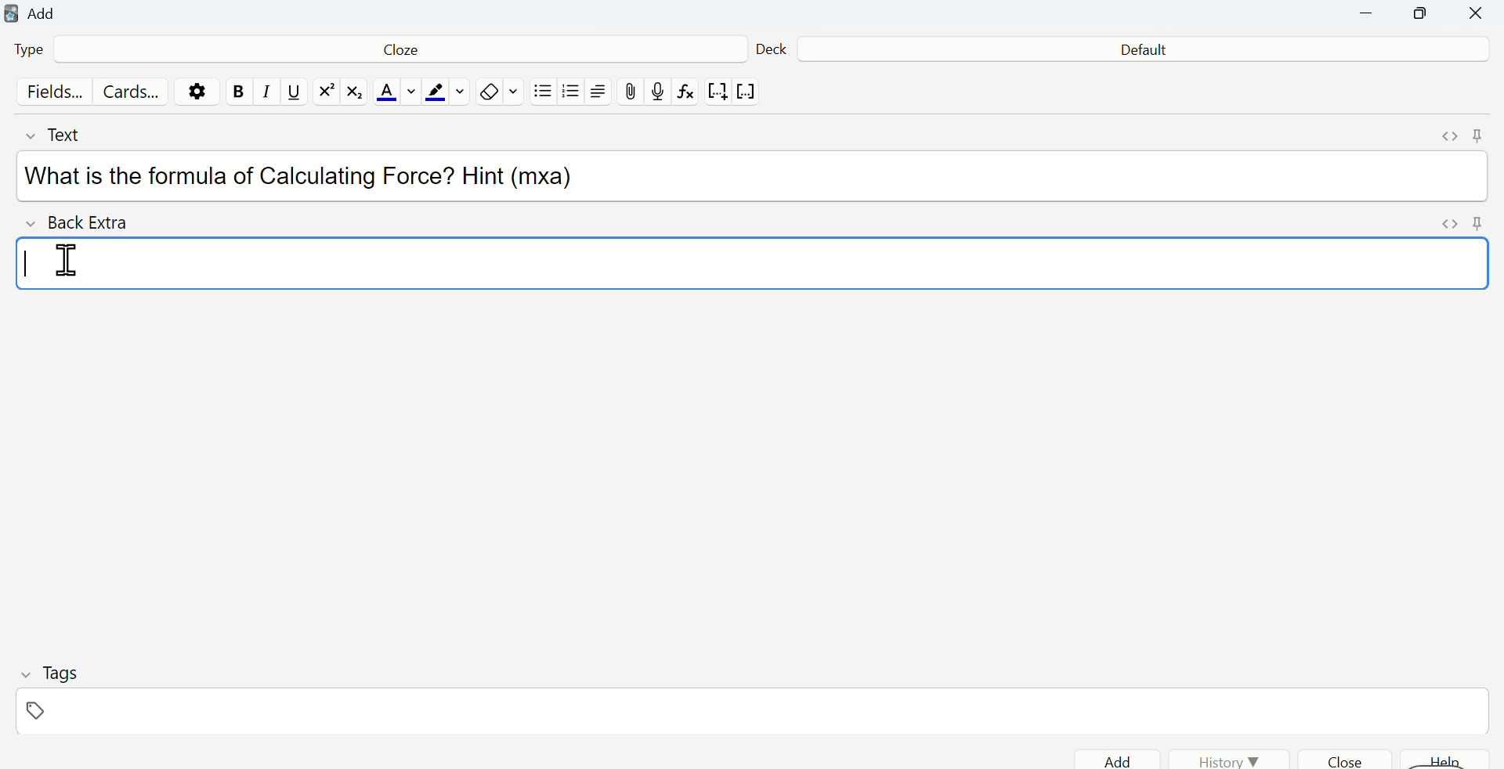 Image resolution: width=1504 pixels, height=769 pixels. I want to click on Bold, so click(238, 92).